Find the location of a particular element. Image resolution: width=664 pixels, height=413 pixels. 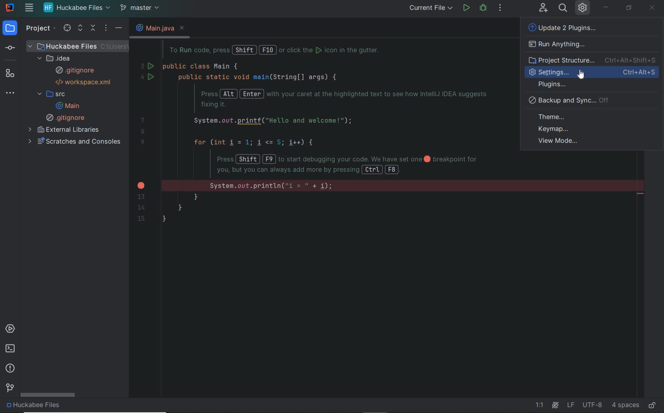

hide is located at coordinates (119, 28).